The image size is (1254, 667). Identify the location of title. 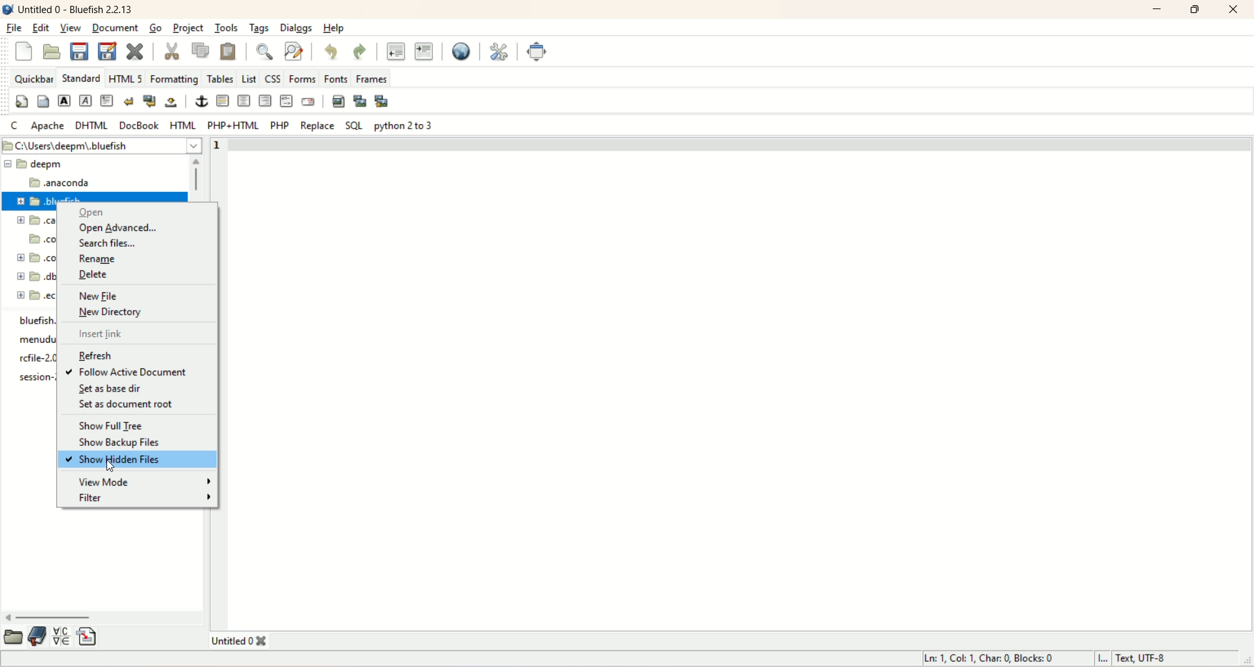
(248, 640).